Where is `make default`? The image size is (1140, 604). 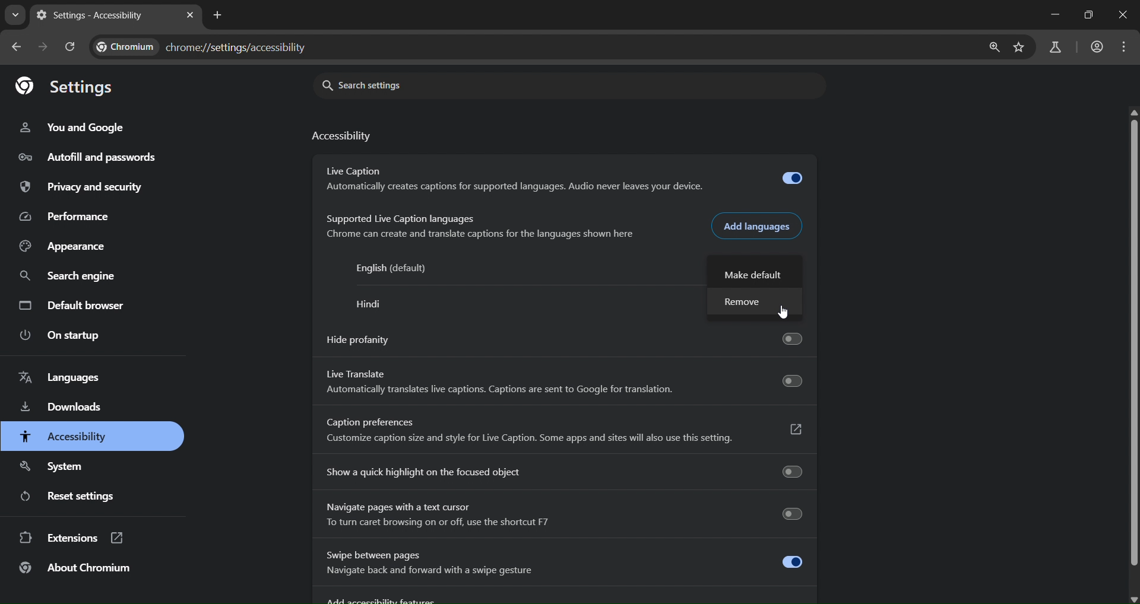
make default is located at coordinates (750, 274).